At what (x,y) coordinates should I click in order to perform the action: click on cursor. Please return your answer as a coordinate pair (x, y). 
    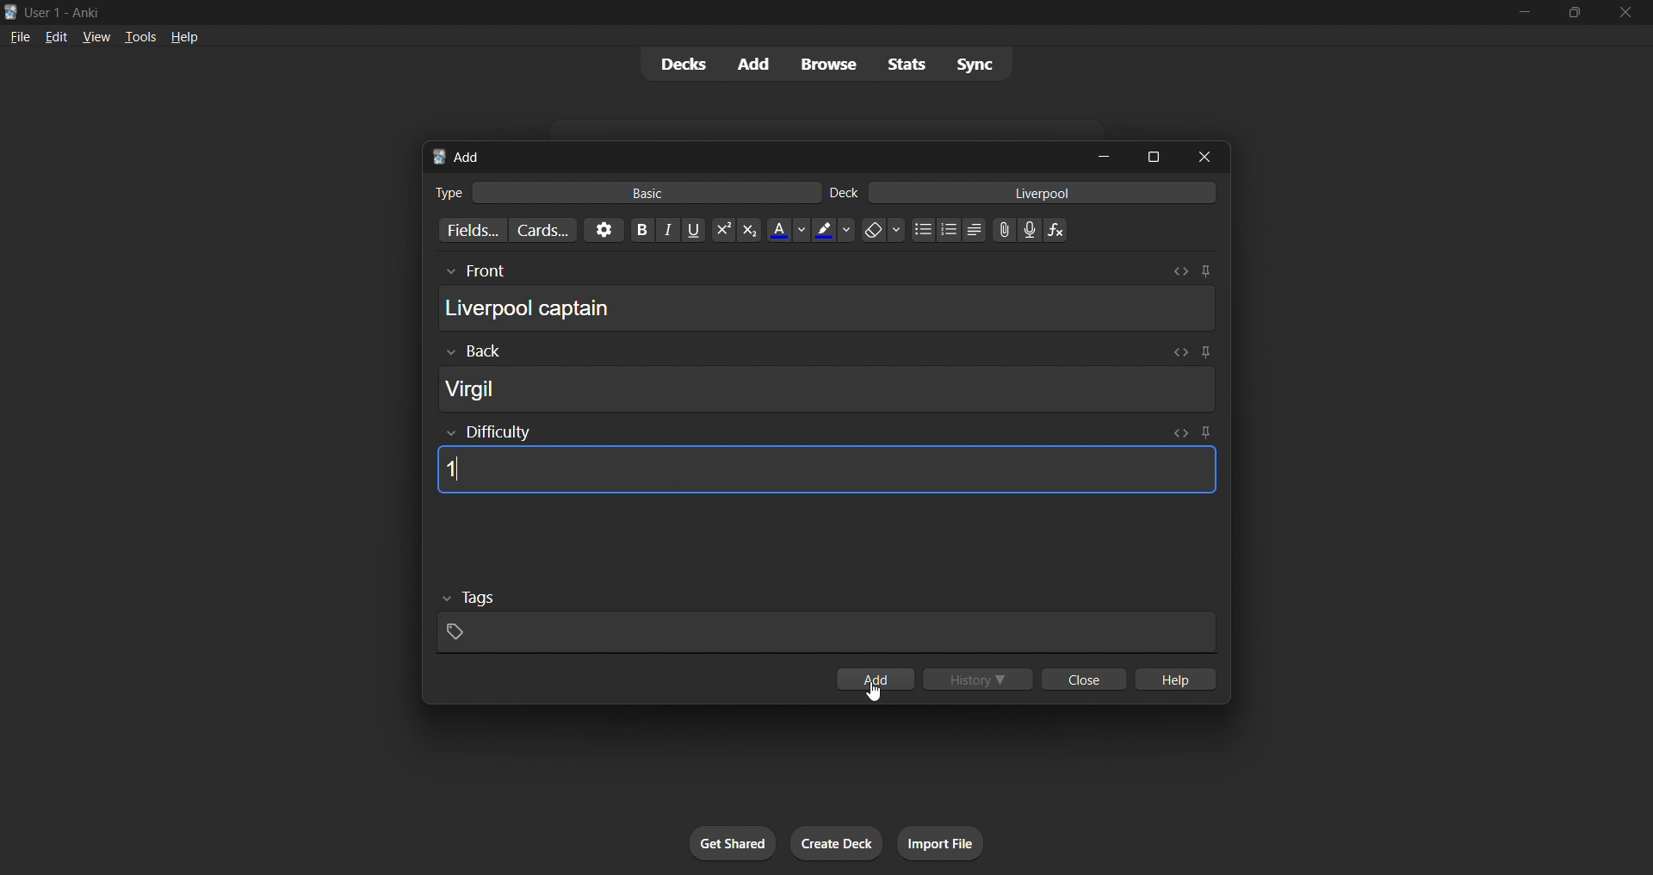
    Looking at the image, I should click on (874, 691).